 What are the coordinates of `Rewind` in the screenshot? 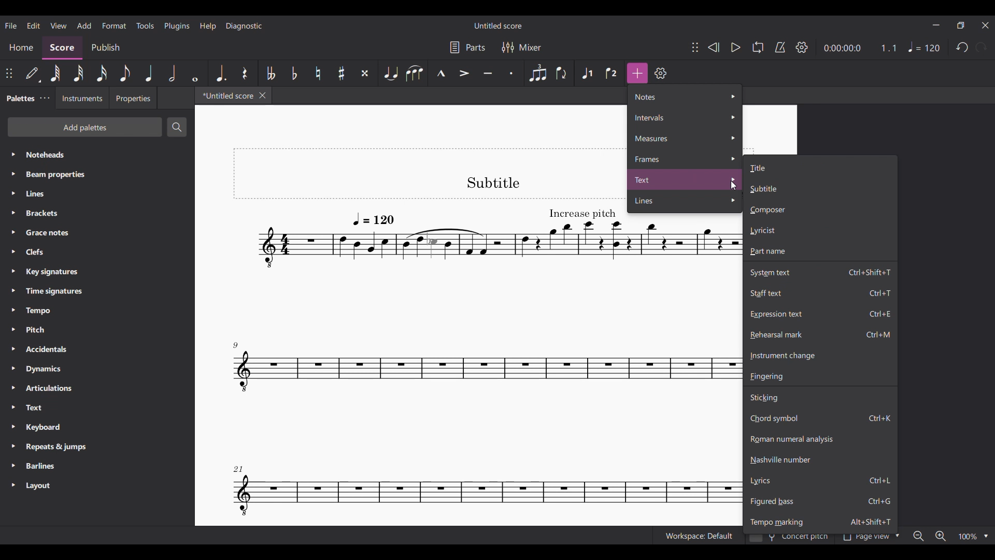 It's located at (713, 47).